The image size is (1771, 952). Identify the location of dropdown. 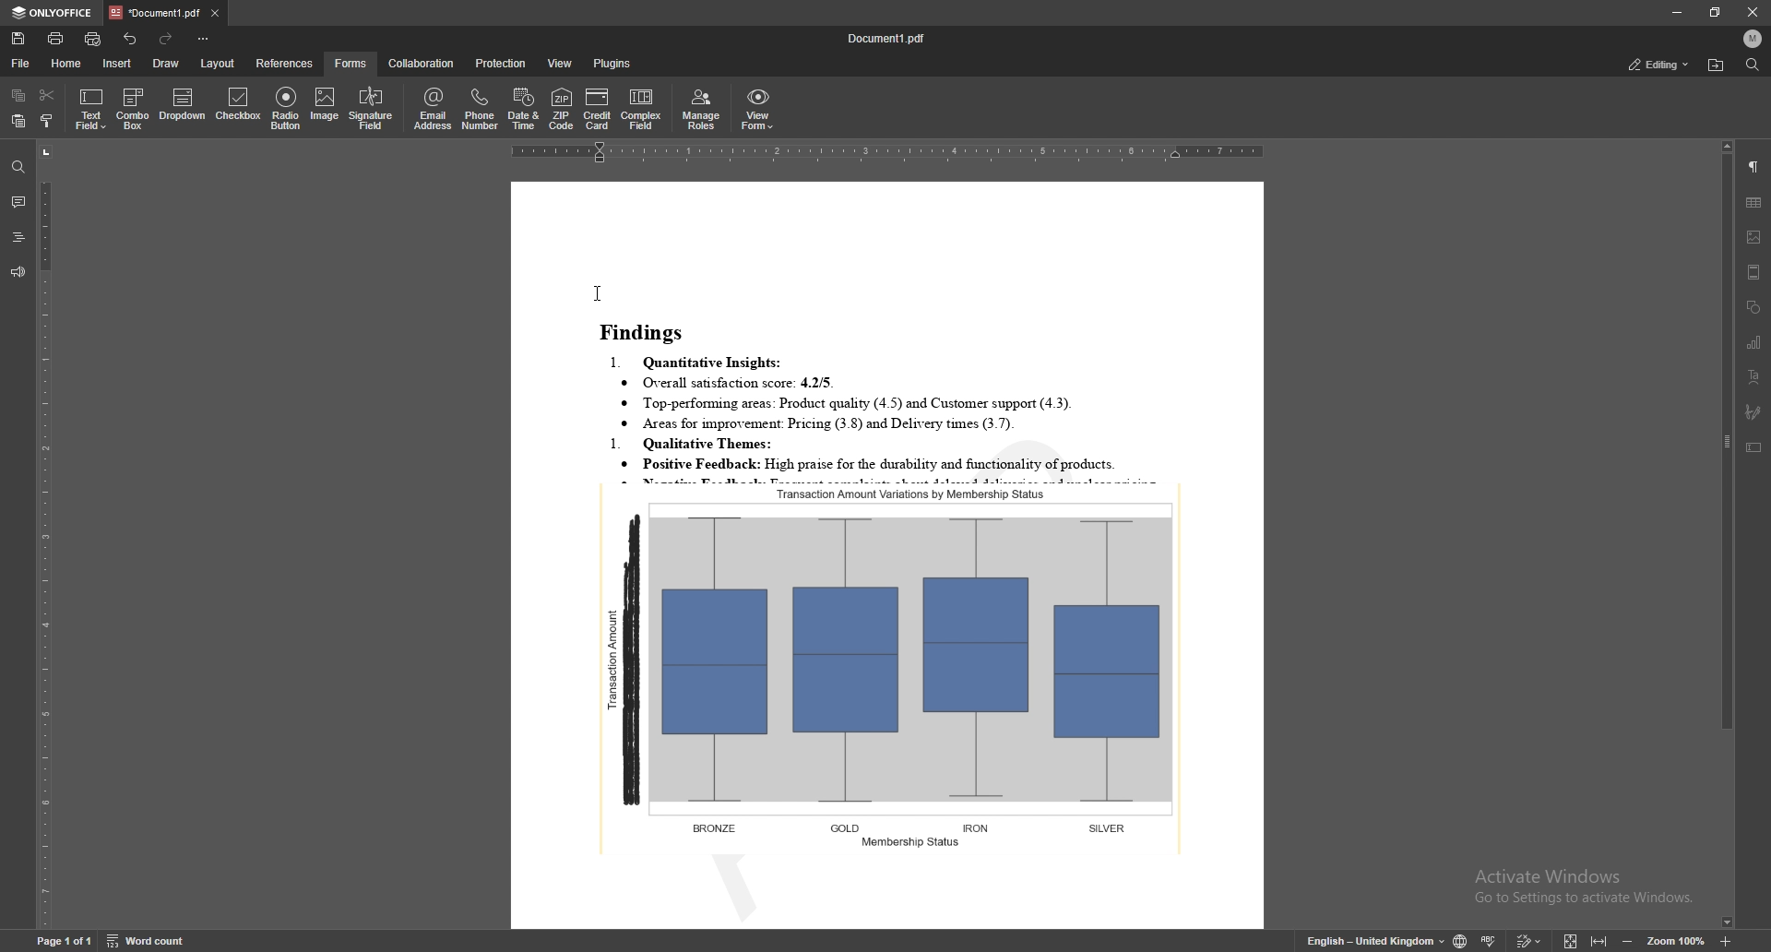
(184, 107).